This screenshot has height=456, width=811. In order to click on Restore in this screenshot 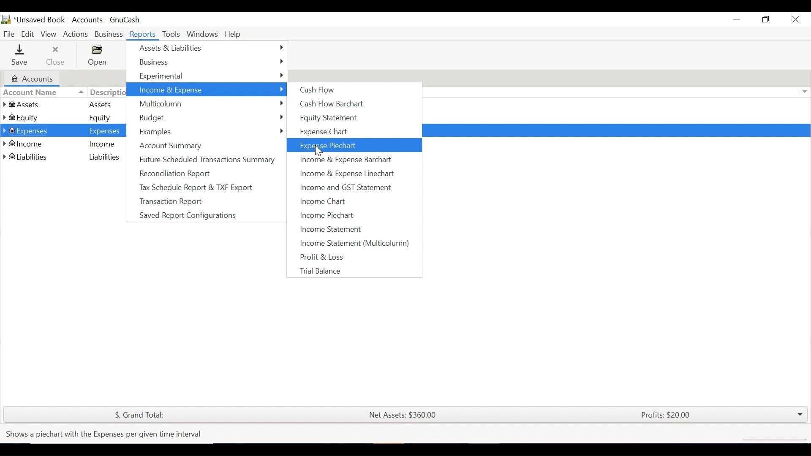, I will do `click(764, 20)`.